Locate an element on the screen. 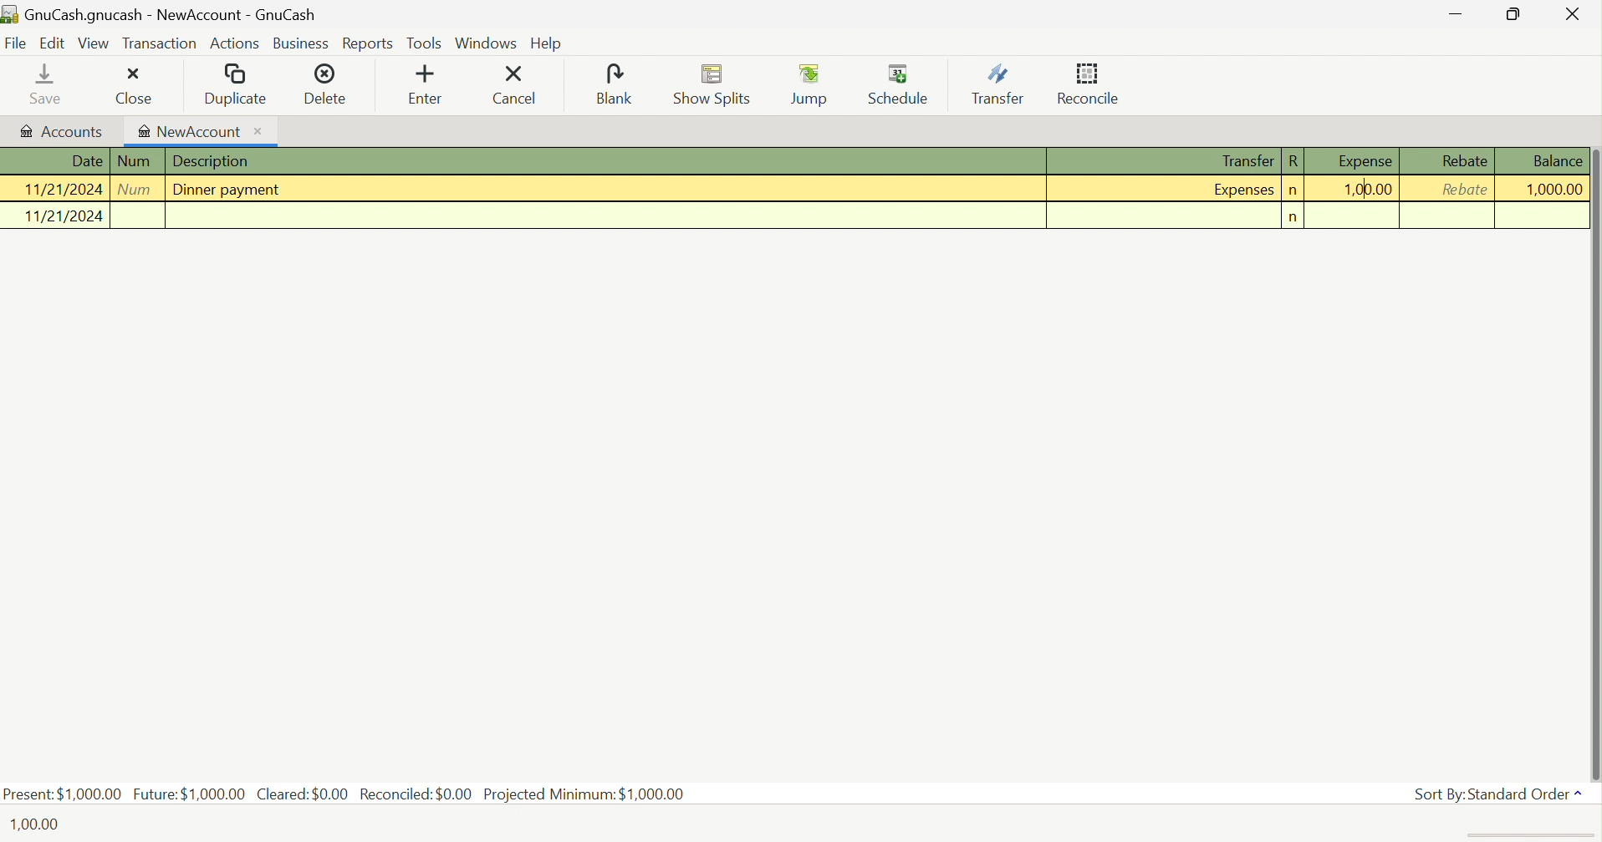 The height and width of the screenshot is (842, 1602). Enter is located at coordinates (427, 84).